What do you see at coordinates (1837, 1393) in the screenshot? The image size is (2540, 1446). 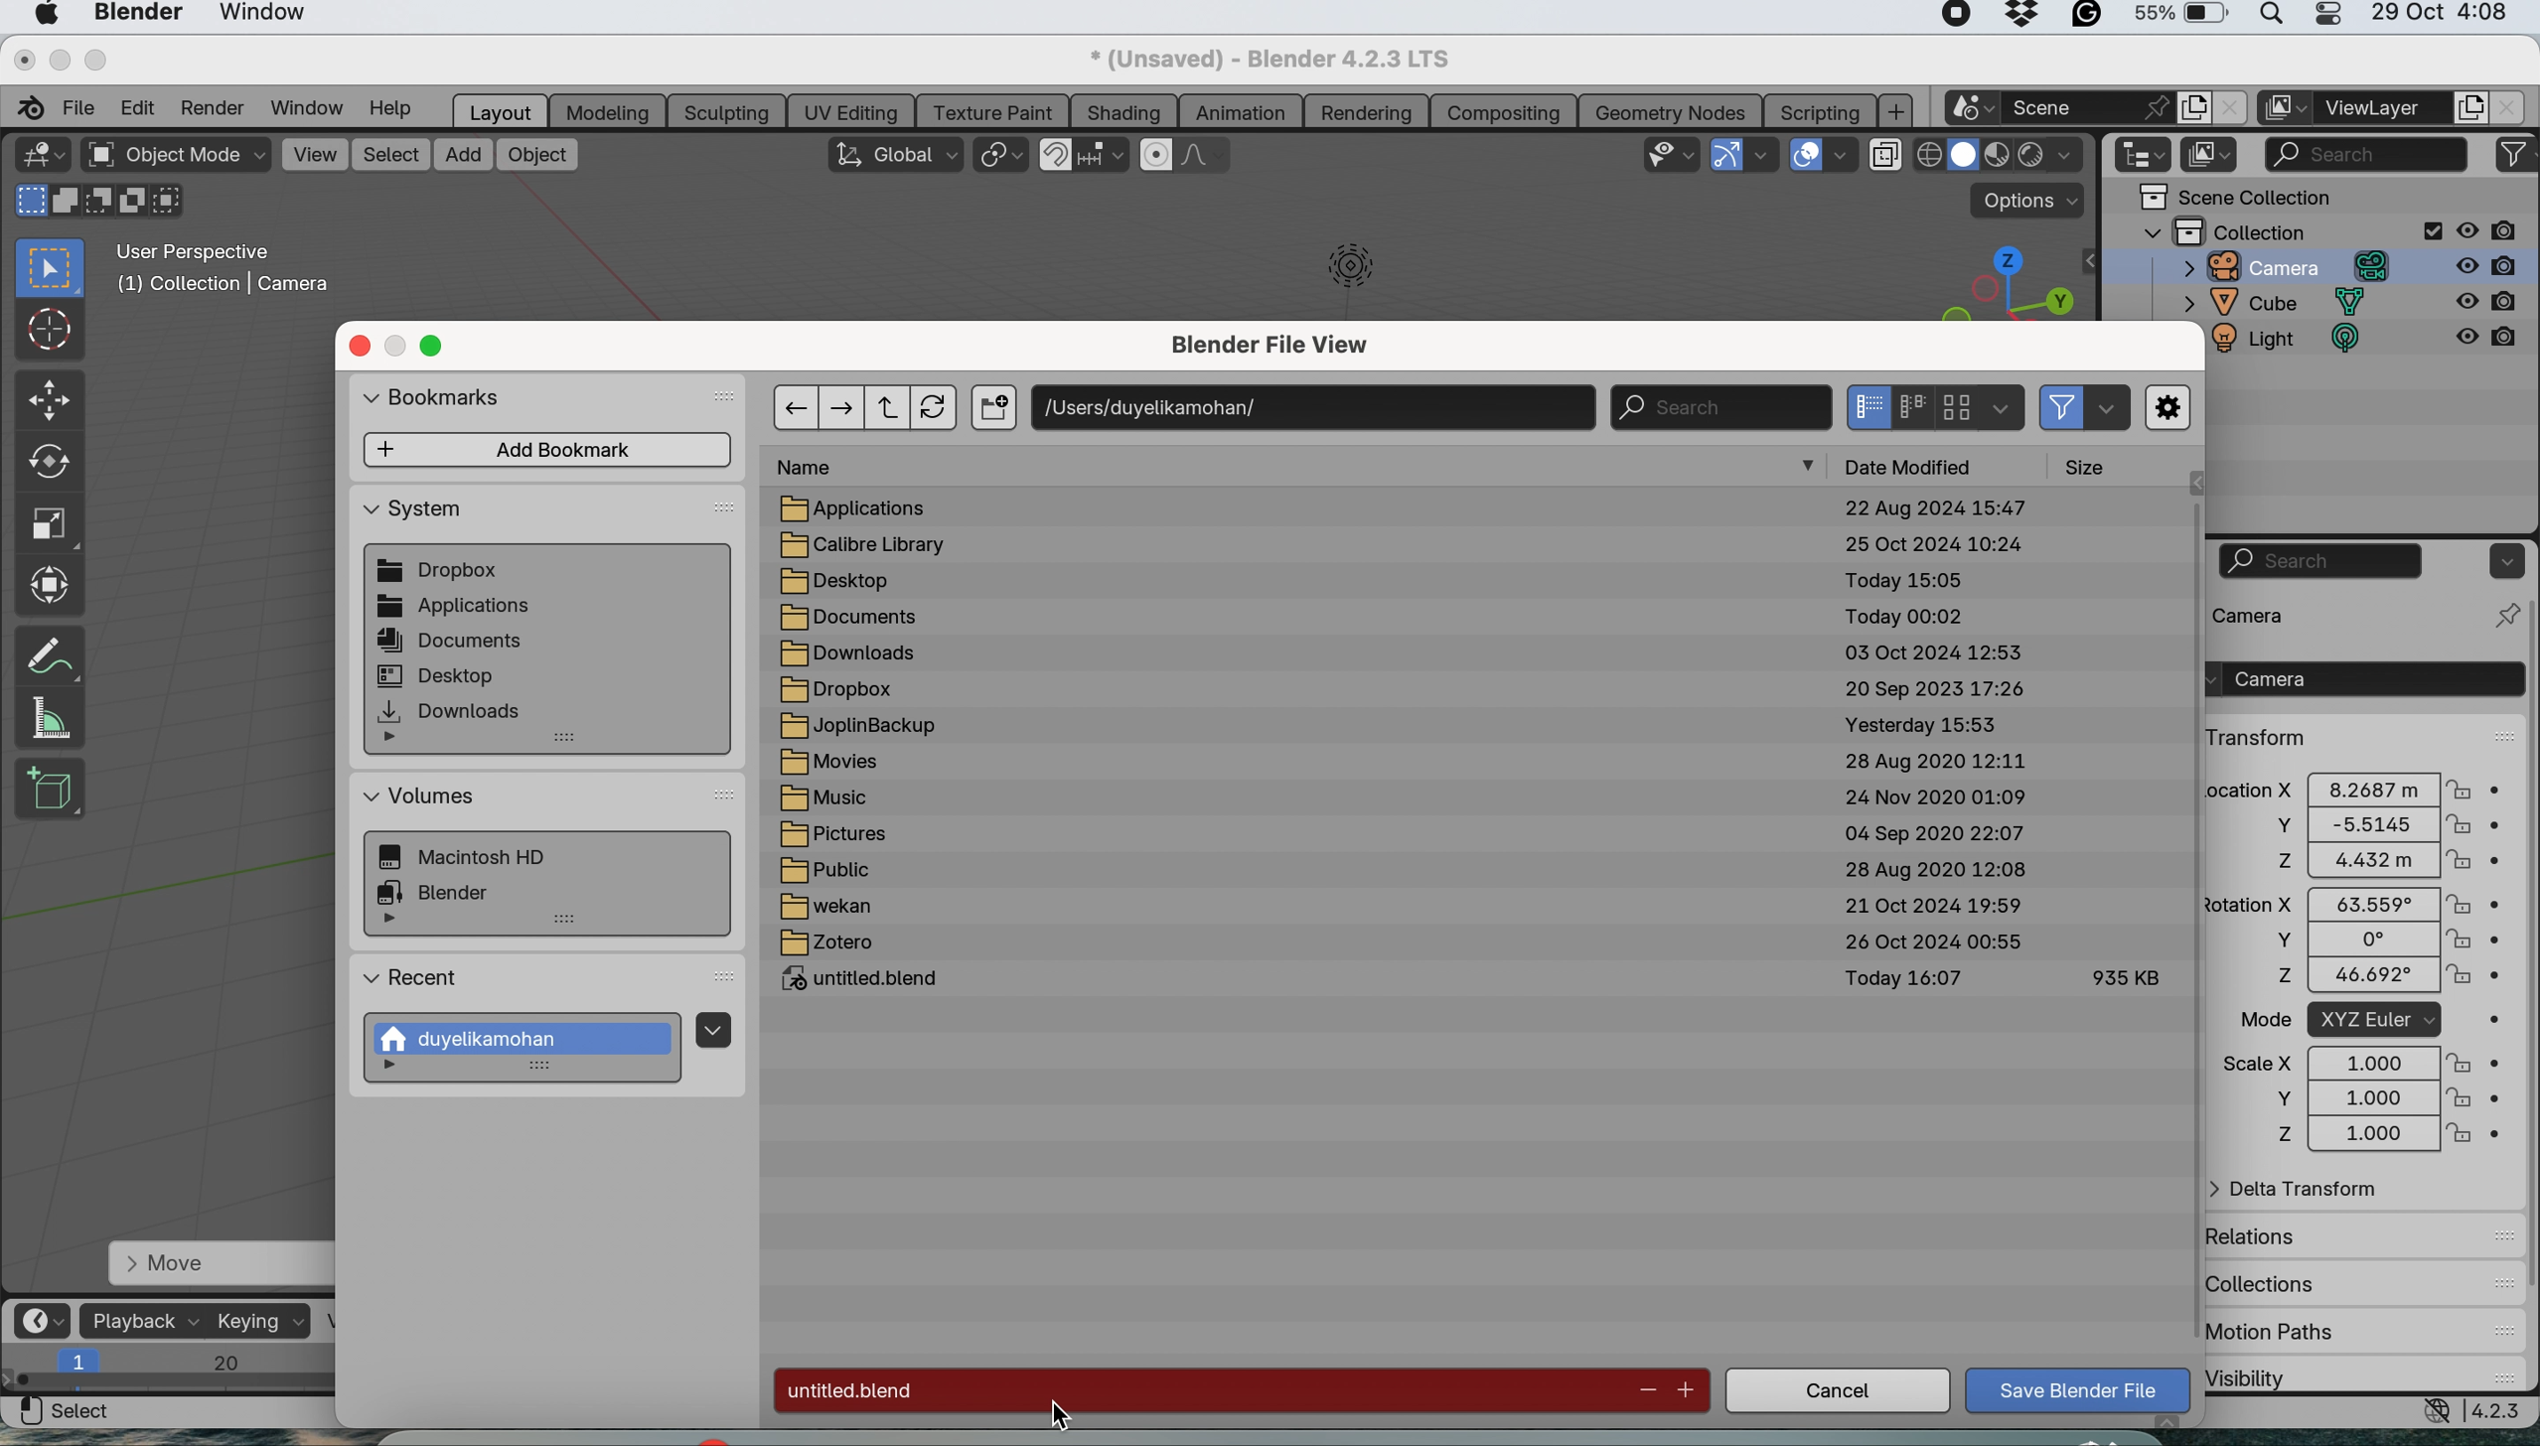 I see `cancel` at bounding box center [1837, 1393].